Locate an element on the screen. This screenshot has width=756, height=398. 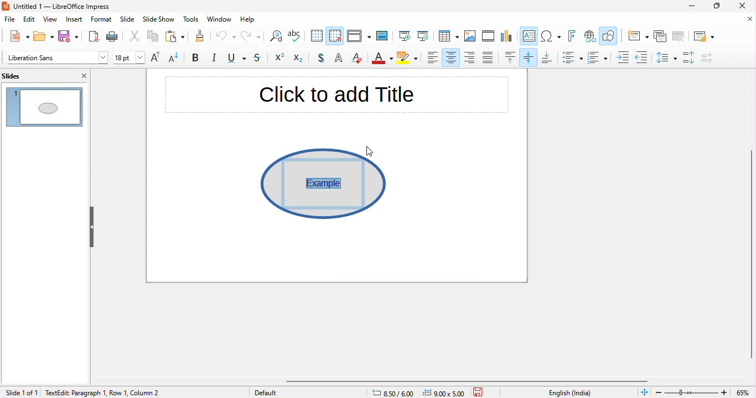
slide 1 of 1 is located at coordinates (21, 392).